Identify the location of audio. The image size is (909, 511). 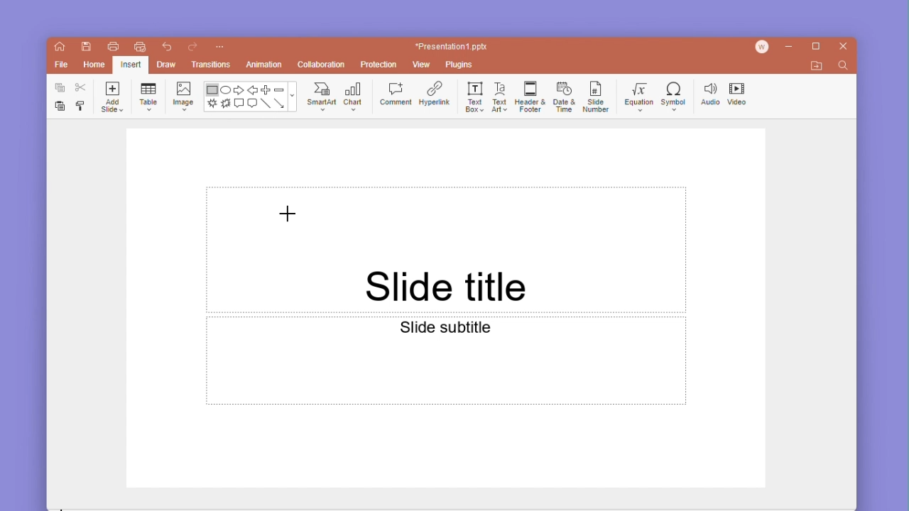
(708, 92).